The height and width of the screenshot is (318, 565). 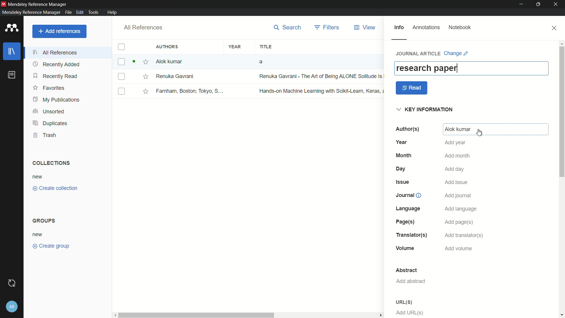 What do you see at coordinates (561, 179) in the screenshot?
I see `vertical scrollbar` at bounding box center [561, 179].